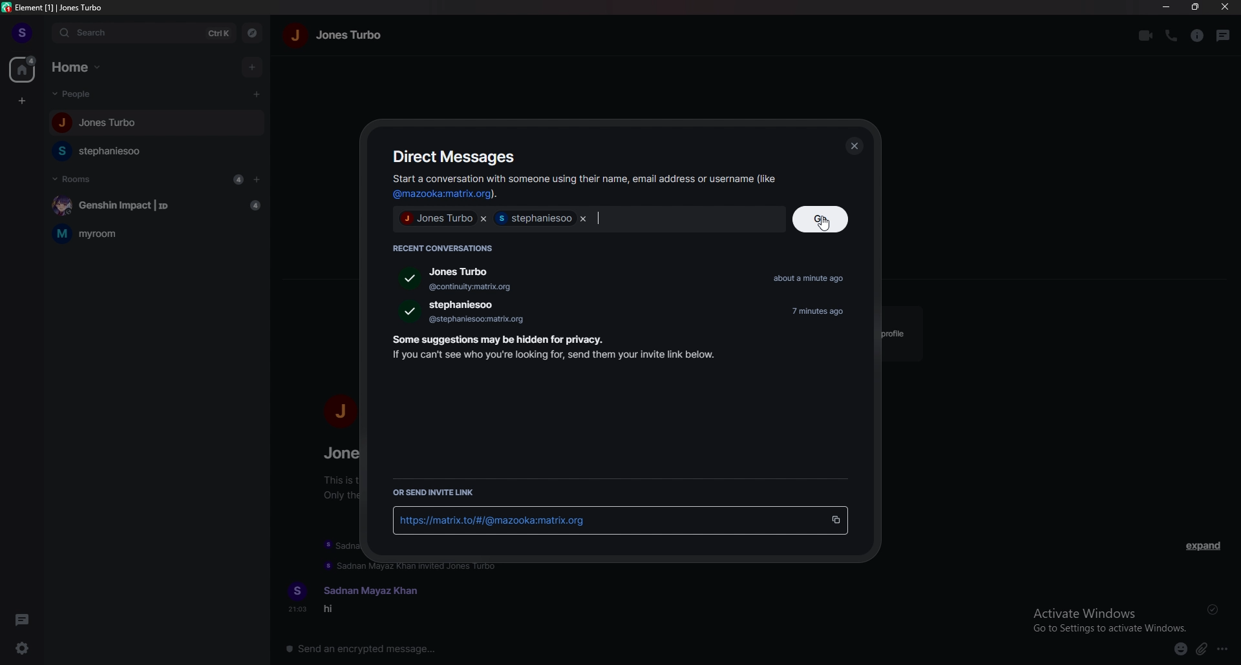  I want to click on 21:03, so click(293, 611).